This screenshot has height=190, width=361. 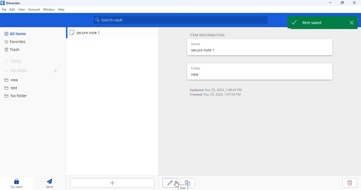 What do you see at coordinates (203, 50) in the screenshot?
I see `secure note 1` at bounding box center [203, 50].